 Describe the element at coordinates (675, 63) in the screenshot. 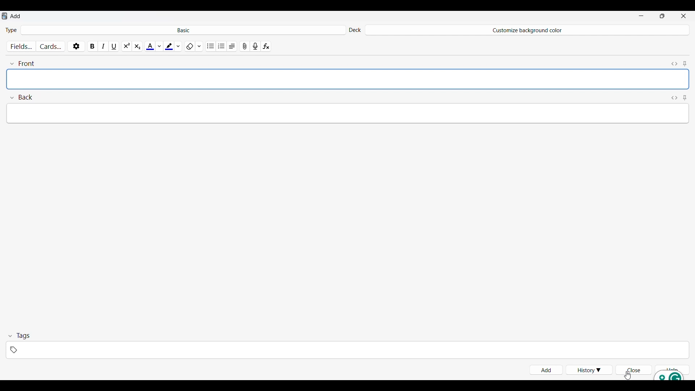

I see `Toggle HTML editor` at that location.